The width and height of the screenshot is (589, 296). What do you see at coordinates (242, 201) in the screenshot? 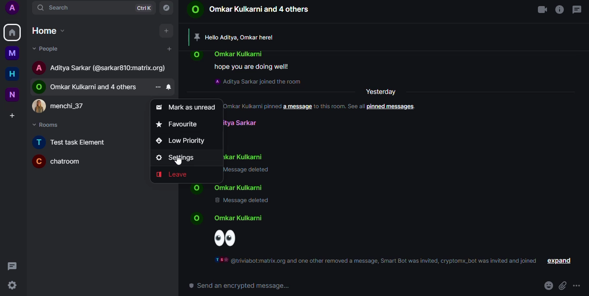
I see `message deleted` at bounding box center [242, 201].